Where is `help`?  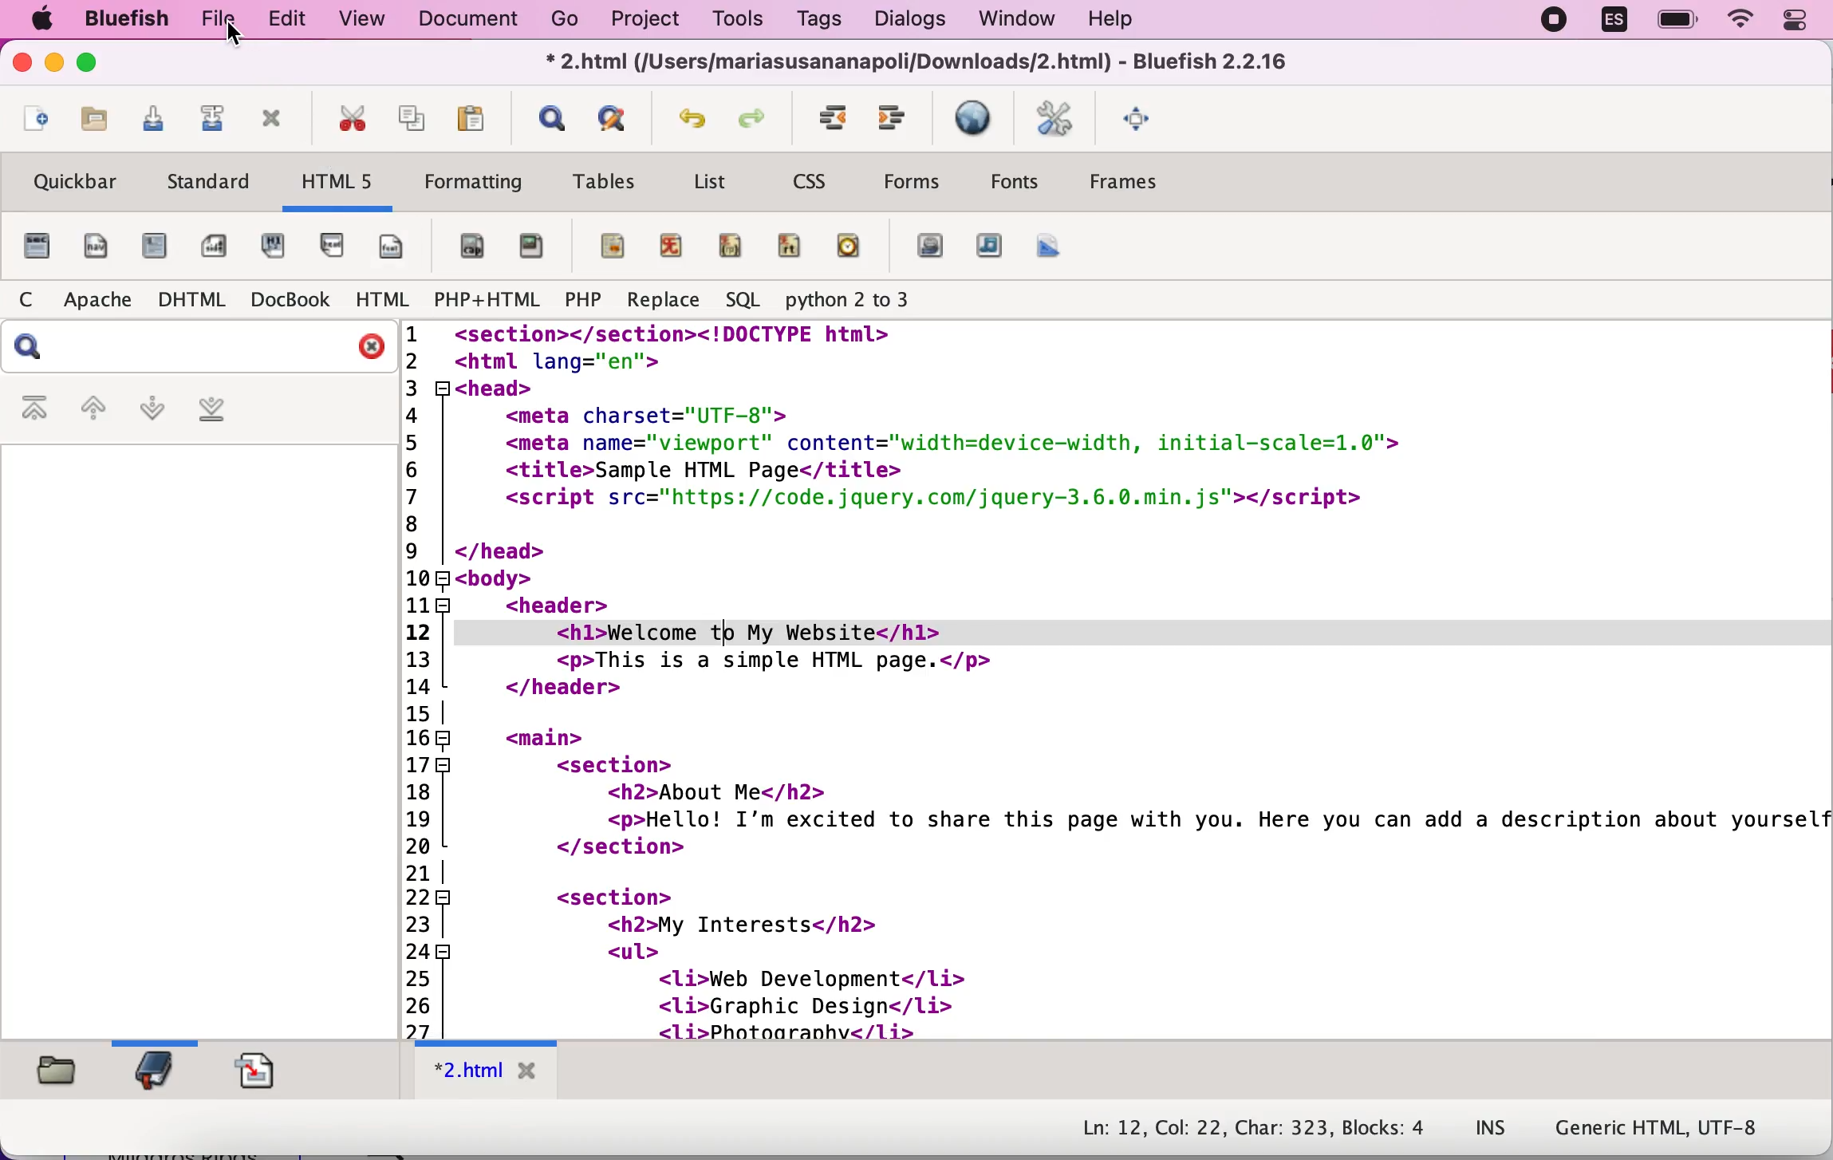
help is located at coordinates (1133, 18).